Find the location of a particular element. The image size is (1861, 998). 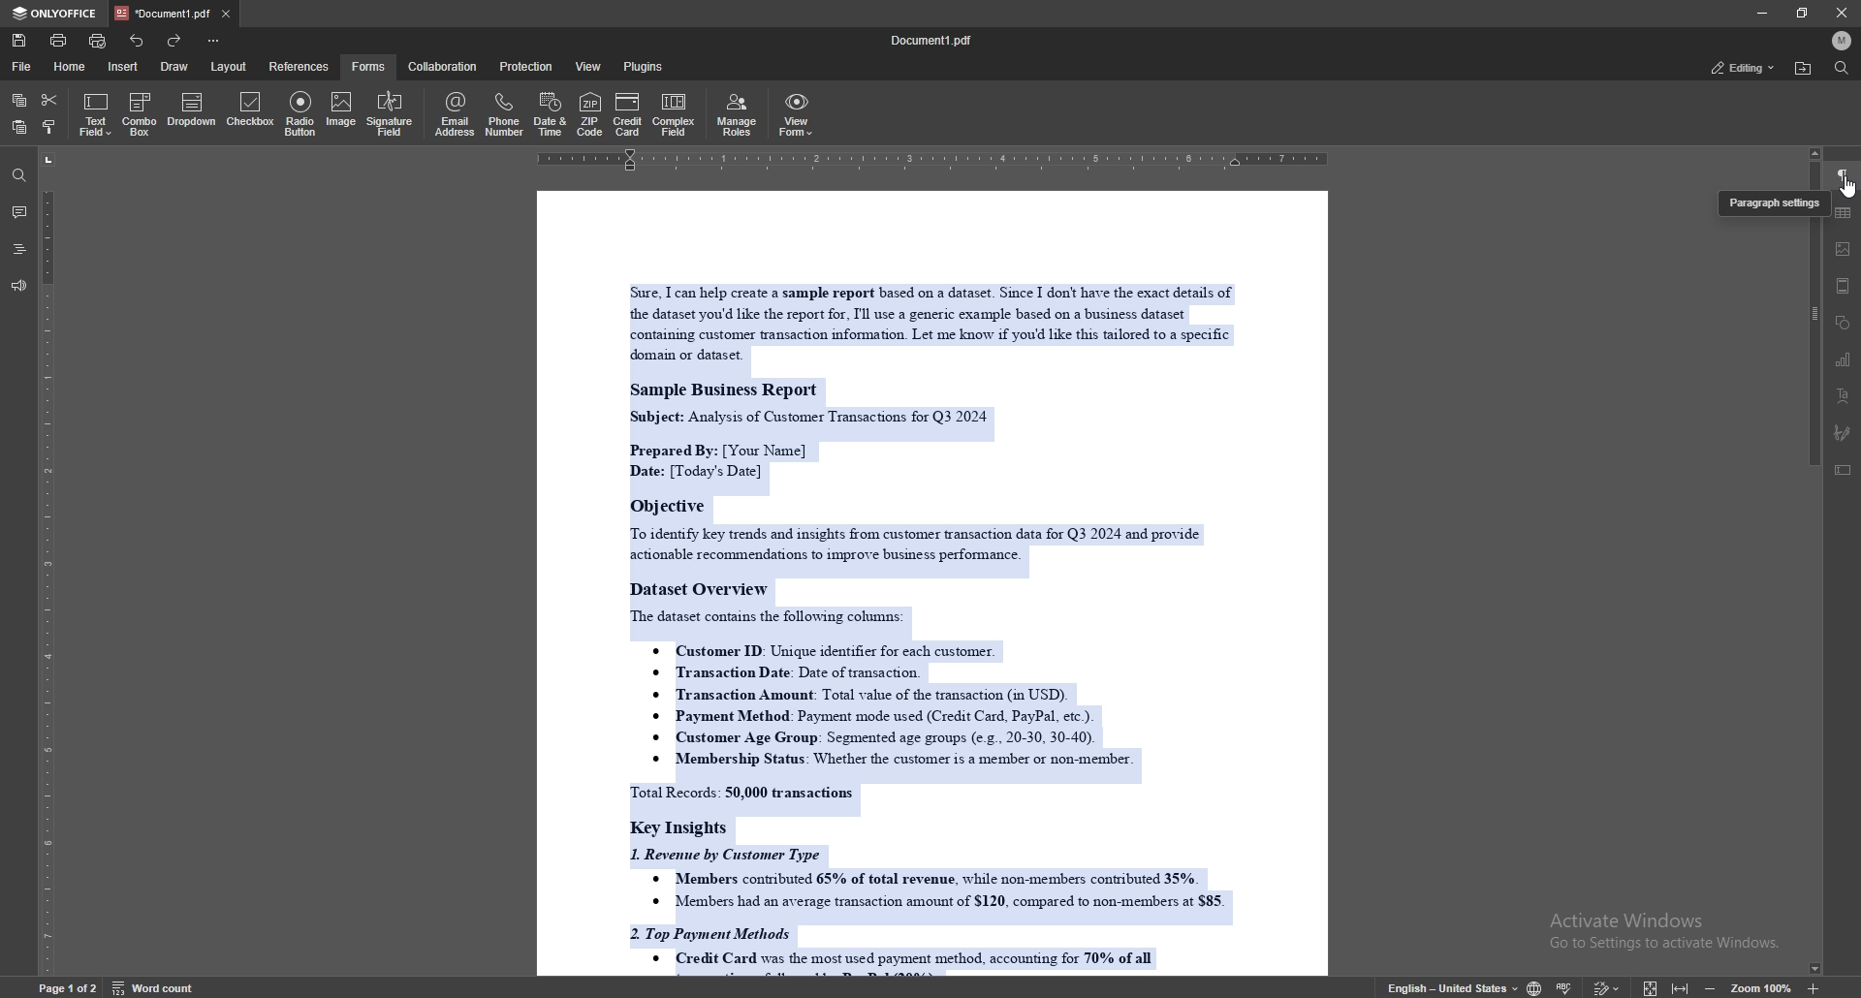

find is located at coordinates (1842, 68).